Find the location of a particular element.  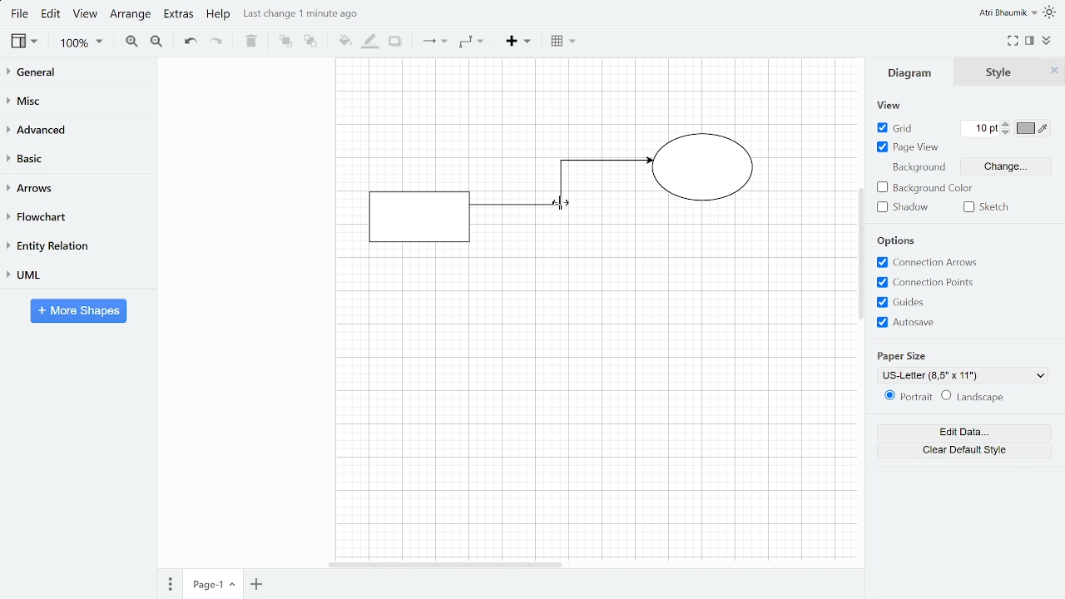

Arrange is located at coordinates (131, 16).